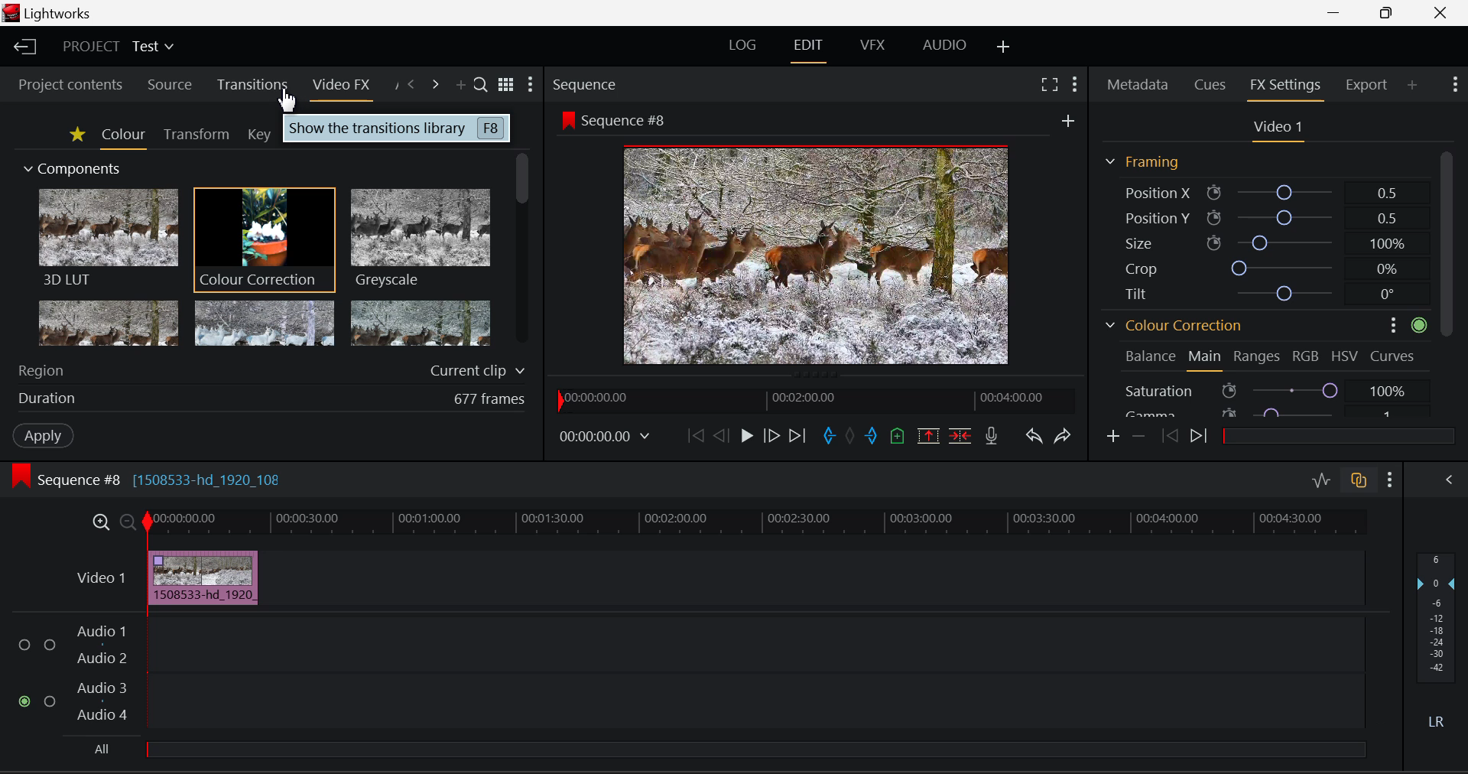  Describe the element at coordinates (102, 577) in the screenshot. I see `Video Layer` at that location.